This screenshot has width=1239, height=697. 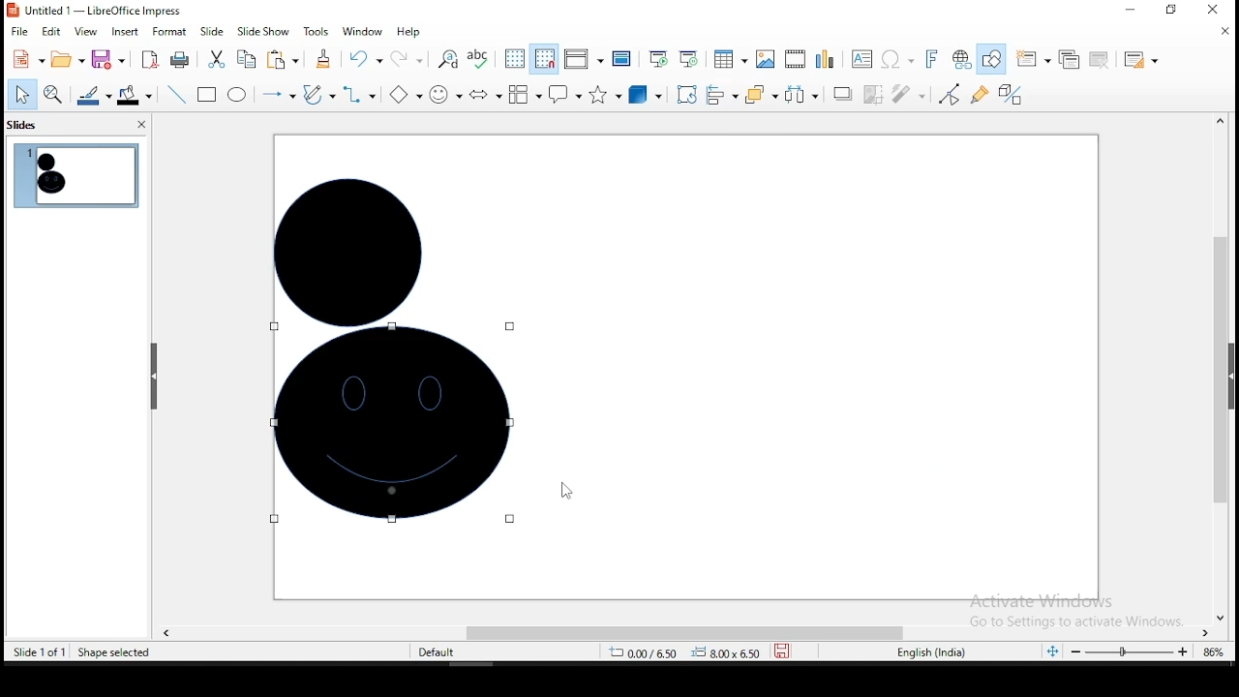 I want to click on start from first slide, so click(x=658, y=59).